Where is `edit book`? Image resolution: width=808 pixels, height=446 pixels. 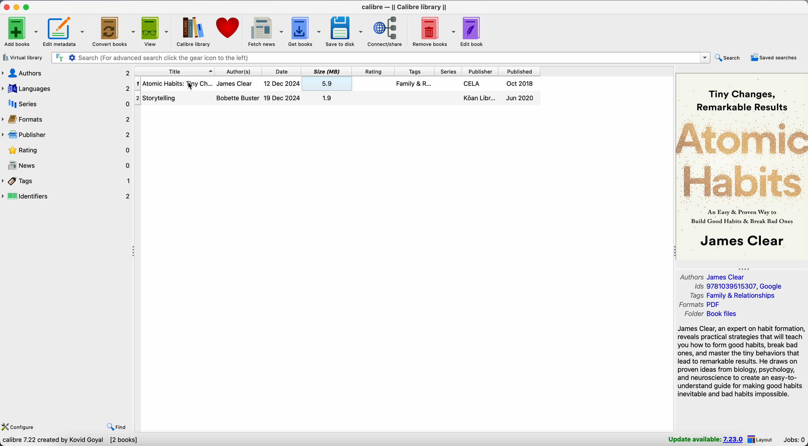 edit book is located at coordinates (474, 32).